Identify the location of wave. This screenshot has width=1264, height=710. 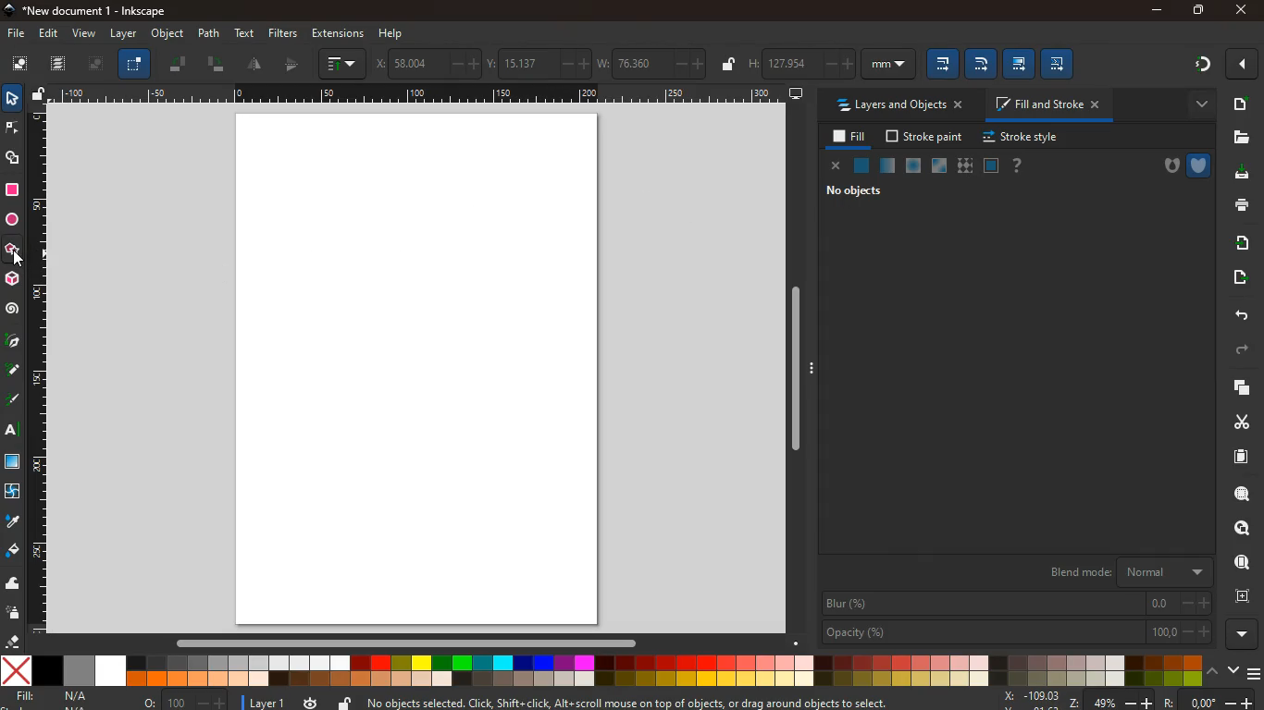
(14, 585).